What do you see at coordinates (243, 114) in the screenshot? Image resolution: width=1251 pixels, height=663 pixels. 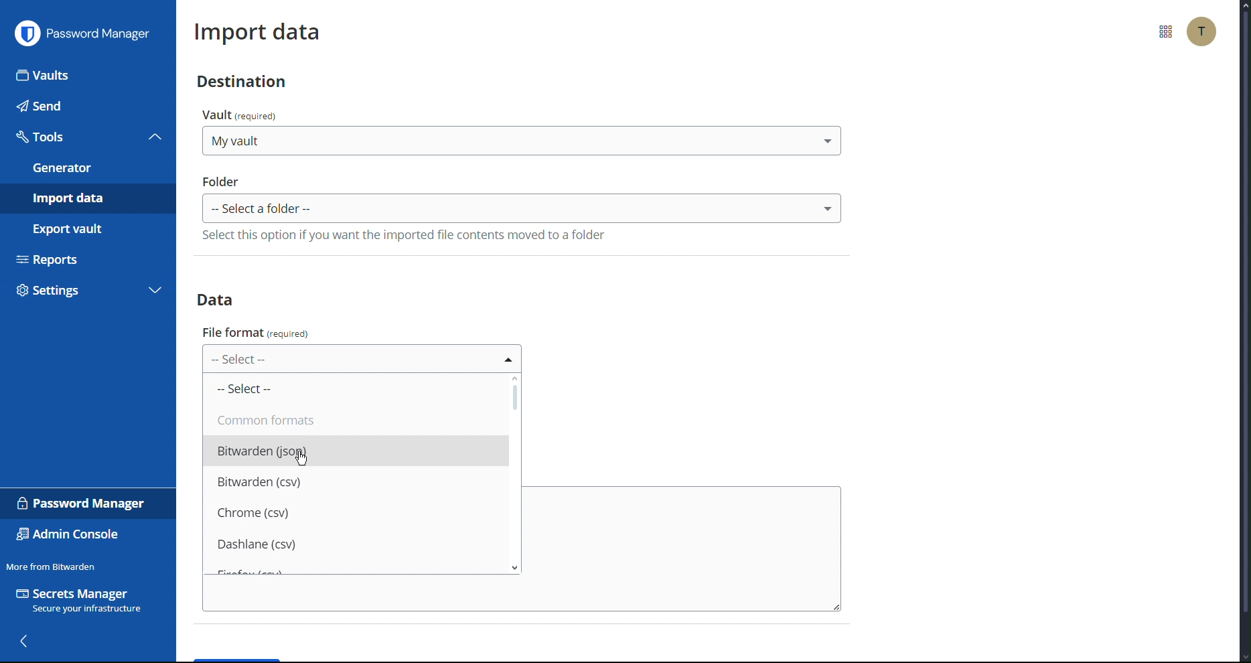 I see `vault` at bounding box center [243, 114].